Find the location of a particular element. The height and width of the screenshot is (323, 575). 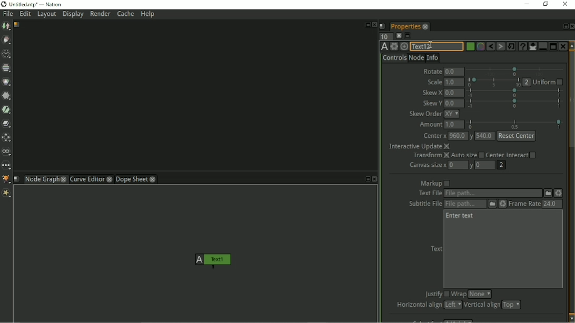

Centers the node is located at coordinates (404, 46).